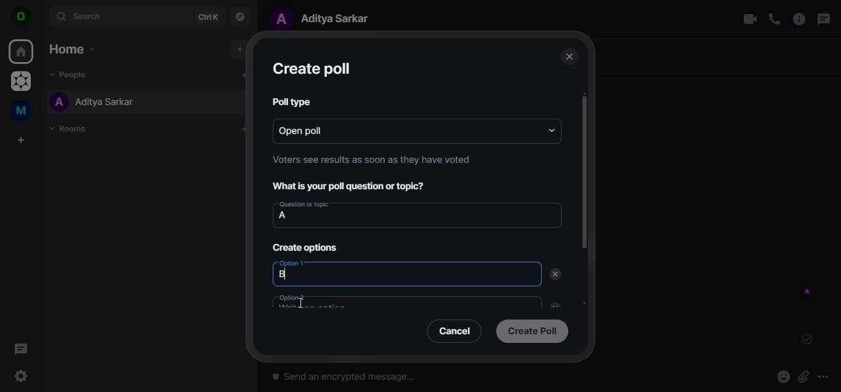  Describe the element at coordinates (315, 274) in the screenshot. I see `option1` at that location.